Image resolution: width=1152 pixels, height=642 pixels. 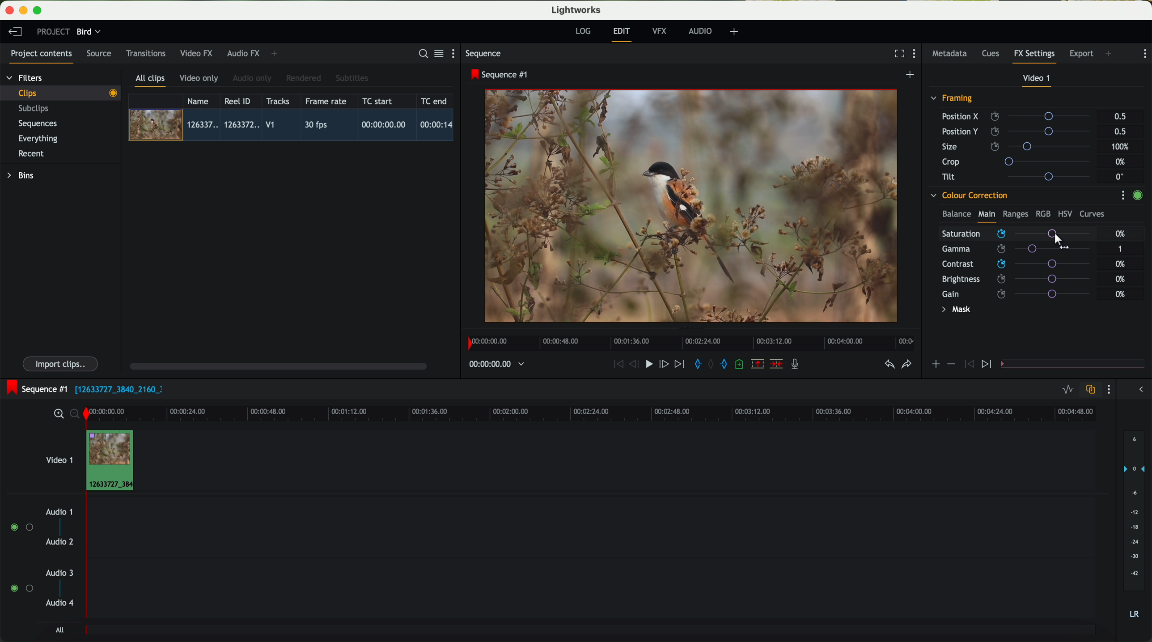 What do you see at coordinates (25, 11) in the screenshot?
I see `minimize program` at bounding box center [25, 11].